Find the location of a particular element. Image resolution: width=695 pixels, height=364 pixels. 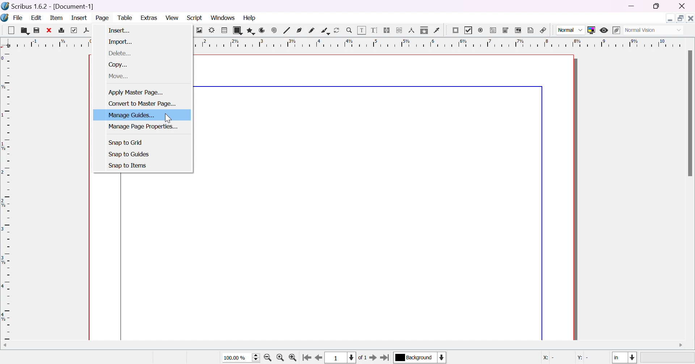

polygon is located at coordinates (252, 30).